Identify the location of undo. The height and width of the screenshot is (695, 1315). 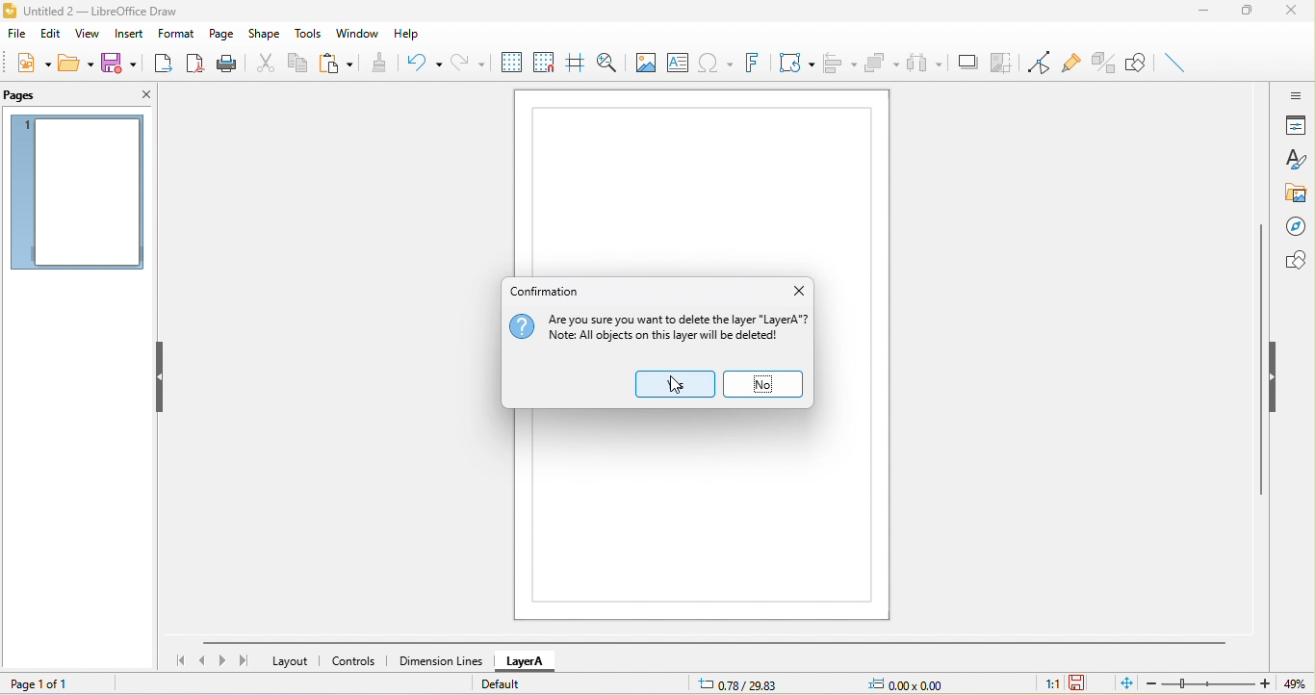
(419, 64).